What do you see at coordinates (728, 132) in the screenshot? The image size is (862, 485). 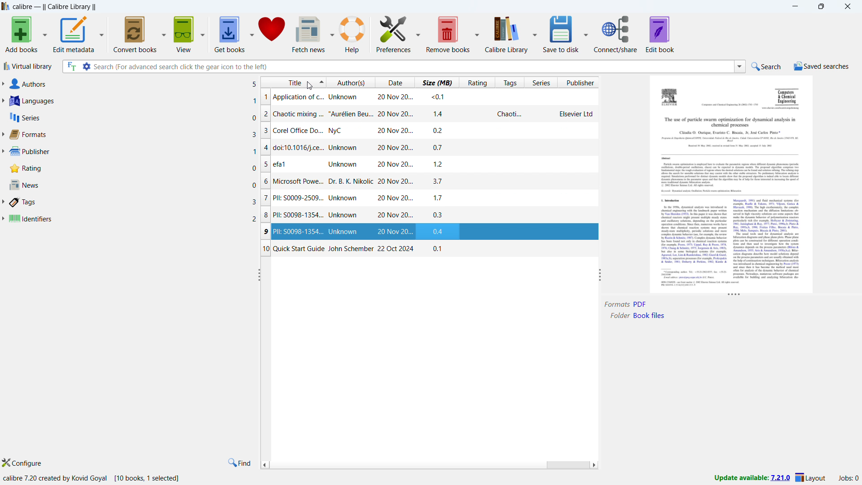 I see `` at bounding box center [728, 132].